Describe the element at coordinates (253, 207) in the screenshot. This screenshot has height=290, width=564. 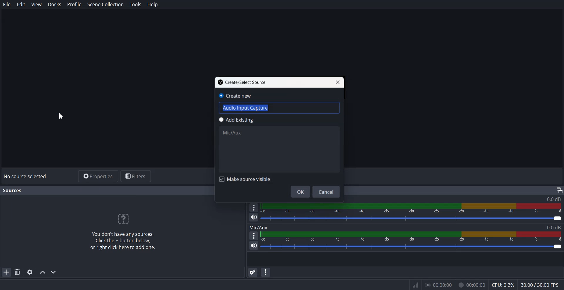
I see `More ` at that location.